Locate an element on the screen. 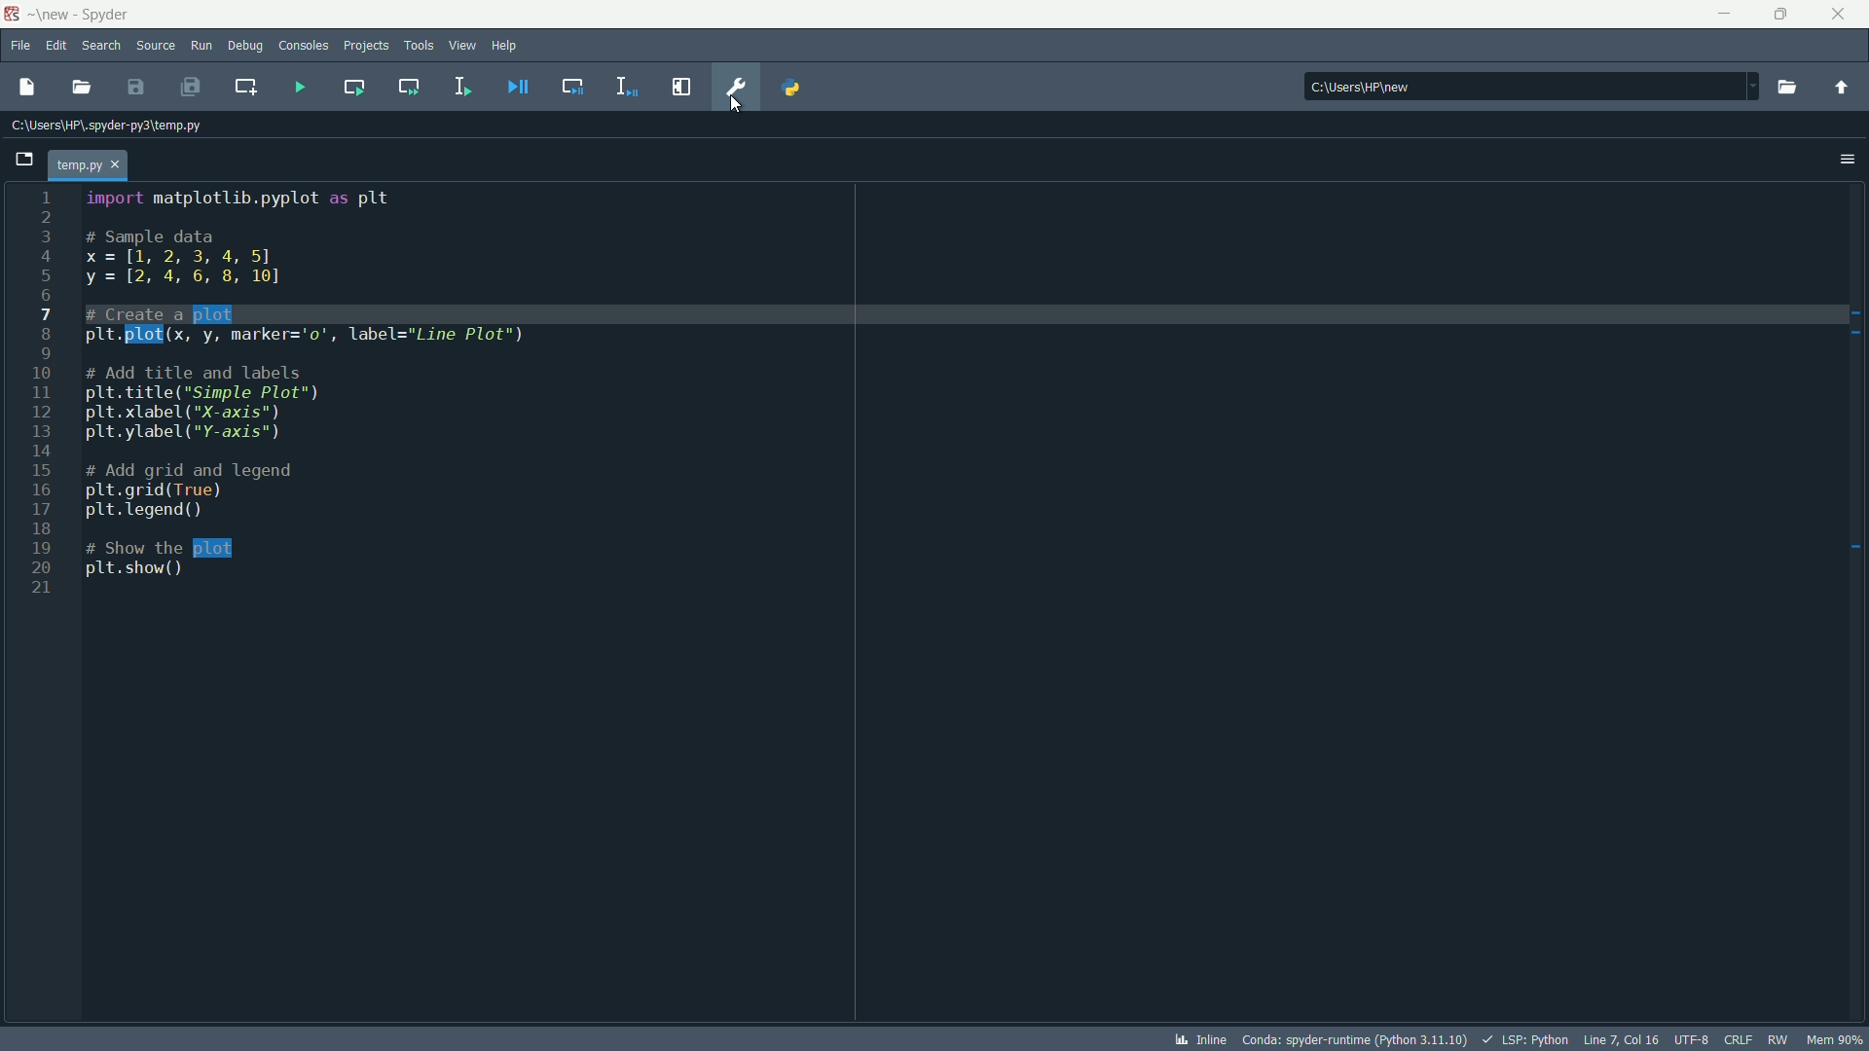  code to create a line plot between x and y variables is located at coordinates (302, 384).